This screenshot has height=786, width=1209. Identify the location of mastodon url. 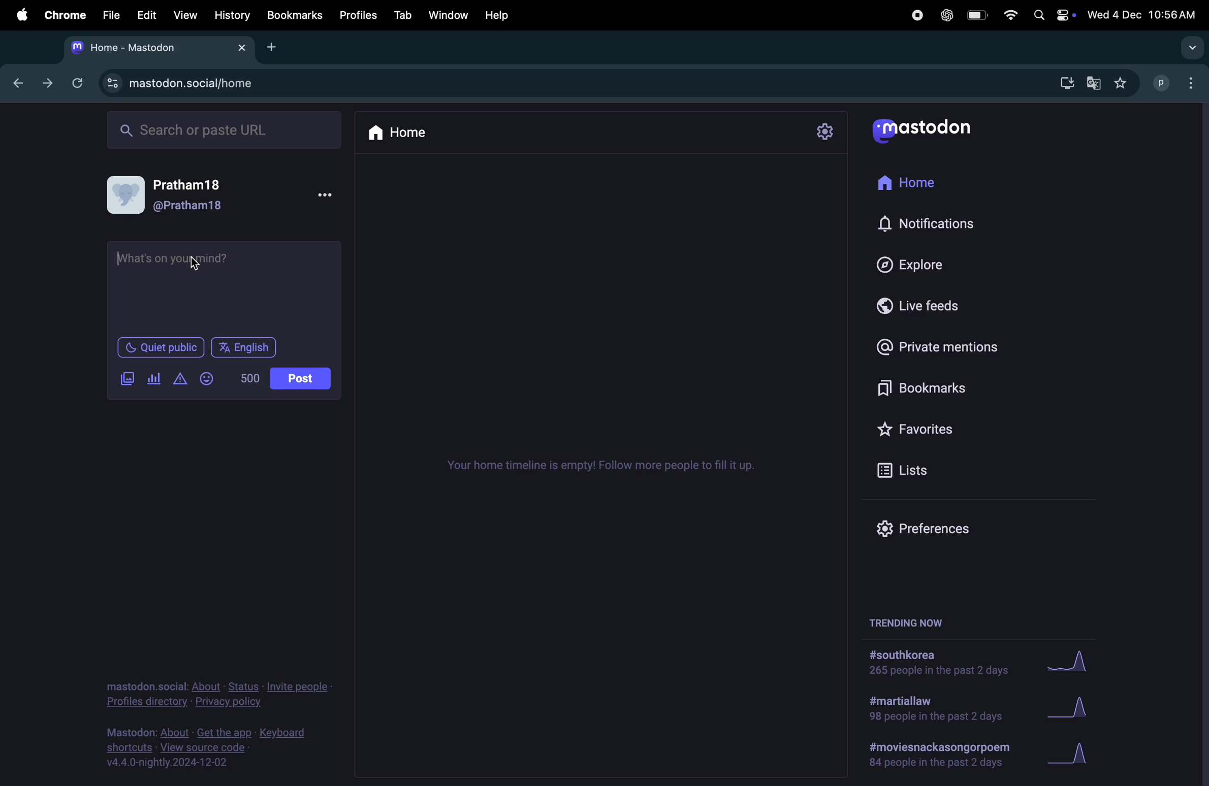
(190, 83).